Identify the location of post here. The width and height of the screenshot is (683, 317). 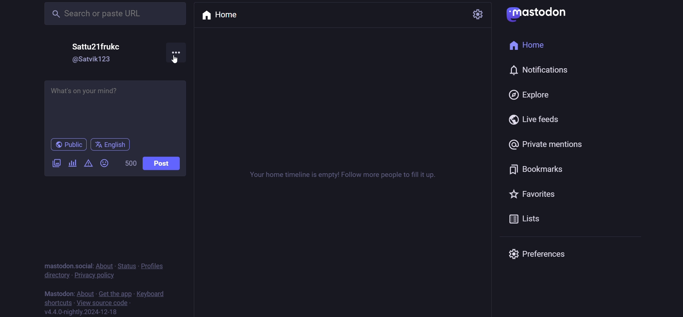
(113, 106).